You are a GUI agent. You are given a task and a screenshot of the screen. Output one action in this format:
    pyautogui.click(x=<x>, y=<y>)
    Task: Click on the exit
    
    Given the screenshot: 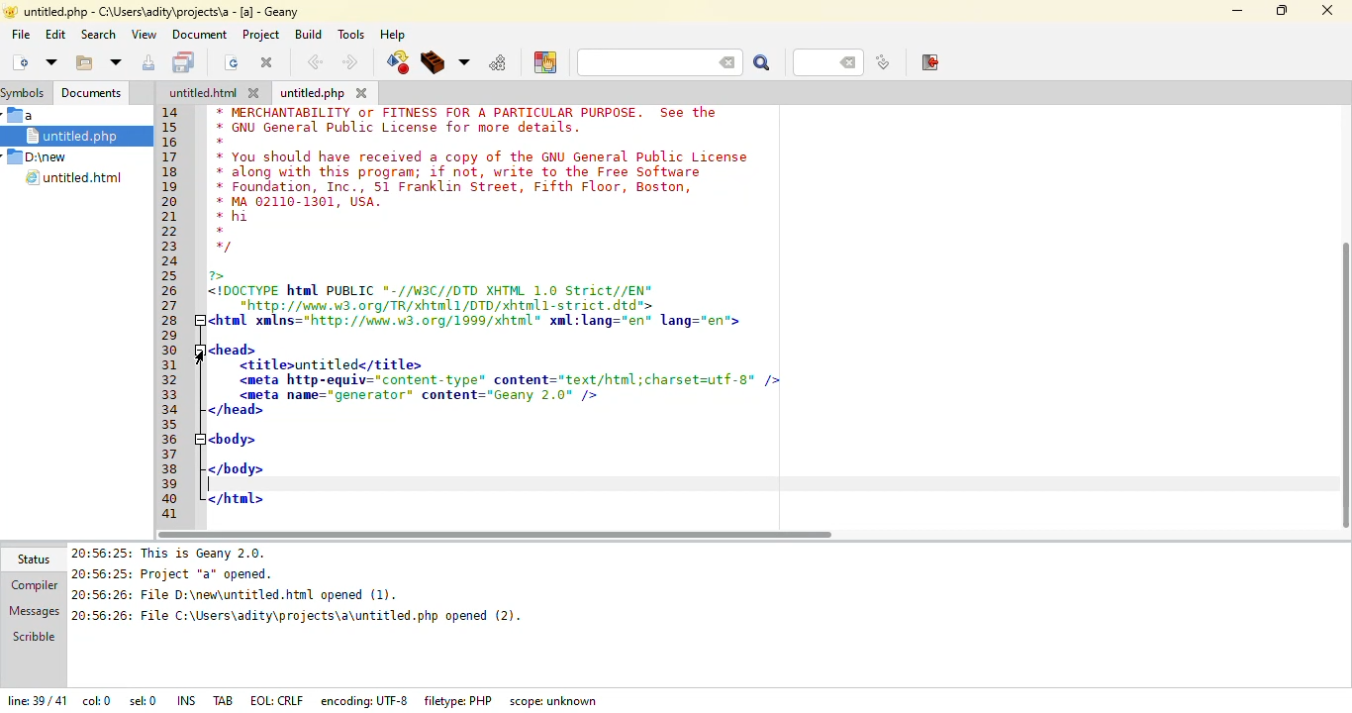 What is the action you would take?
    pyautogui.click(x=931, y=63)
    